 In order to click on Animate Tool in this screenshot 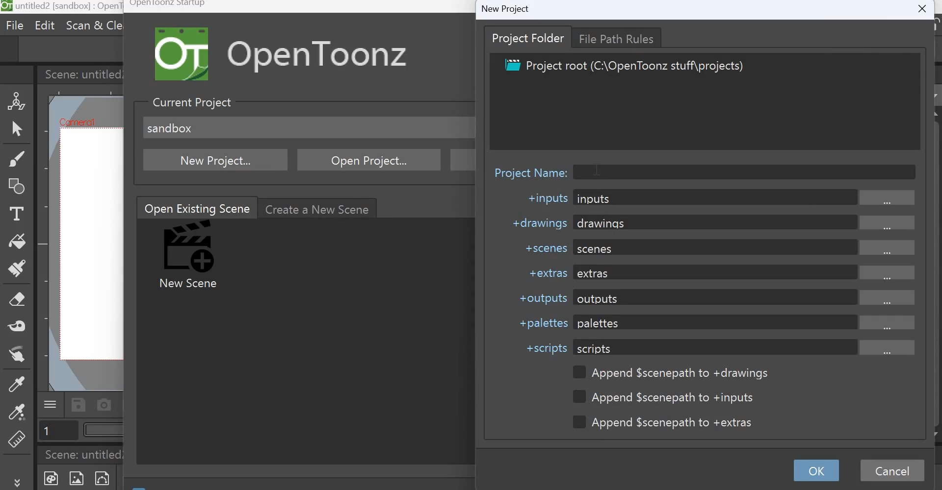, I will do `click(17, 100)`.